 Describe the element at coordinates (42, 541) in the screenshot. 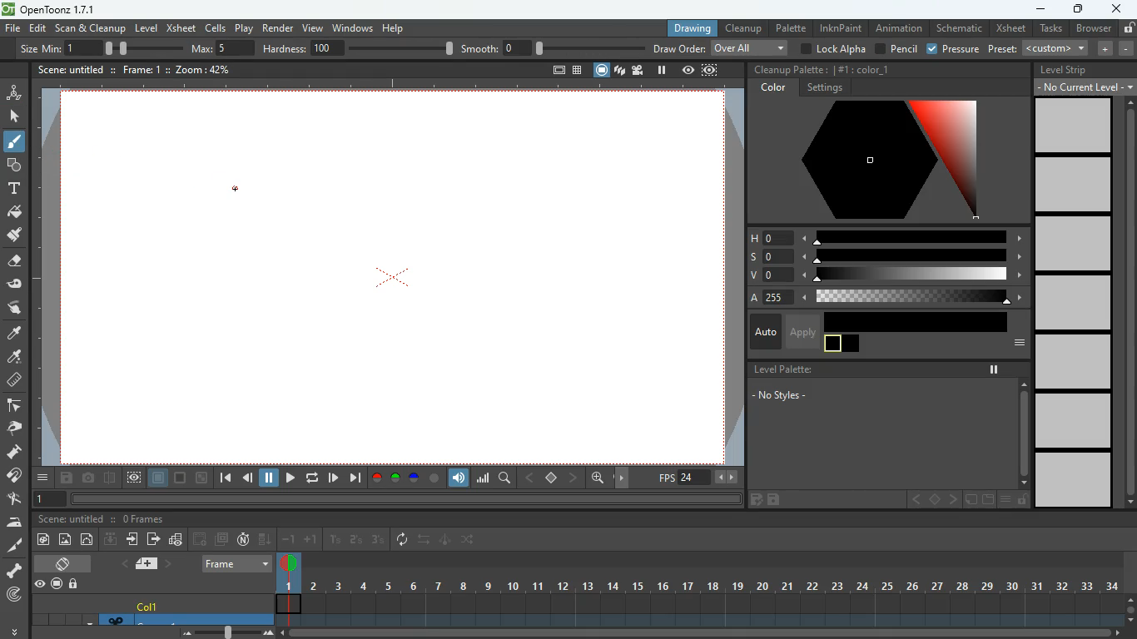

I see `paint` at that location.